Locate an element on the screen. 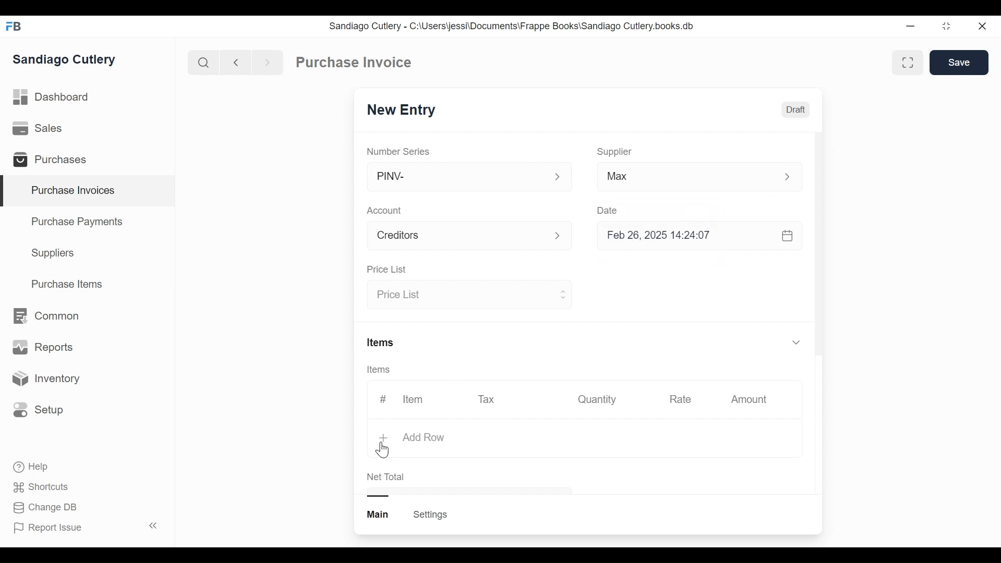  Expand is located at coordinates (564, 237).